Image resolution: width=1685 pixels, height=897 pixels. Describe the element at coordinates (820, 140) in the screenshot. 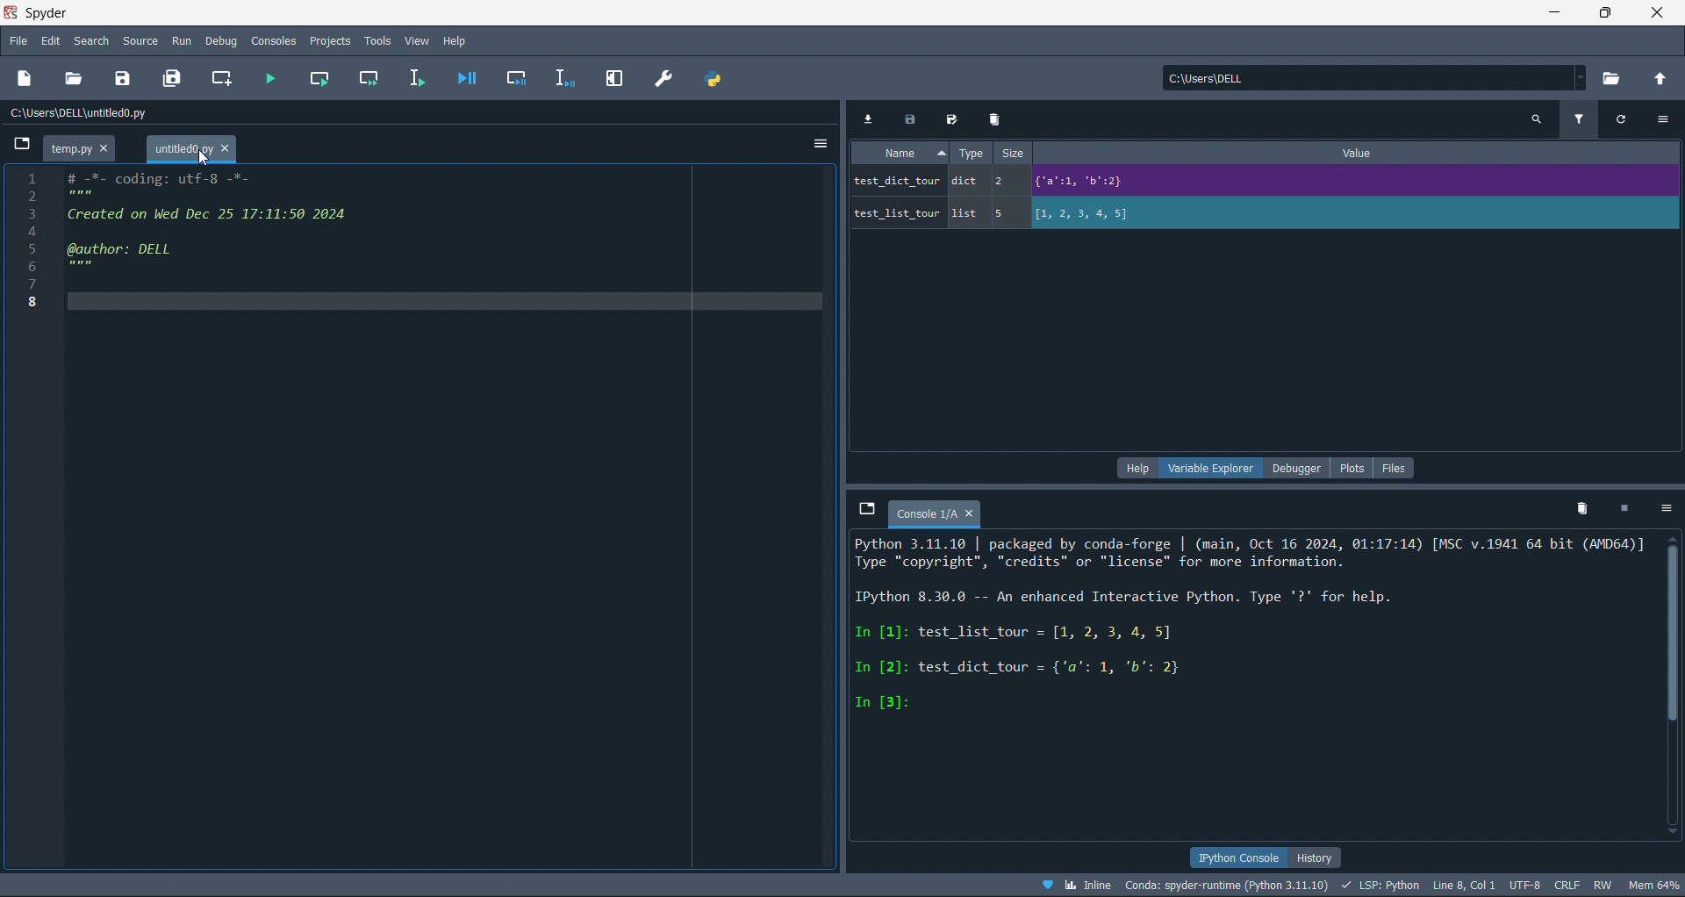

I see `options` at that location.